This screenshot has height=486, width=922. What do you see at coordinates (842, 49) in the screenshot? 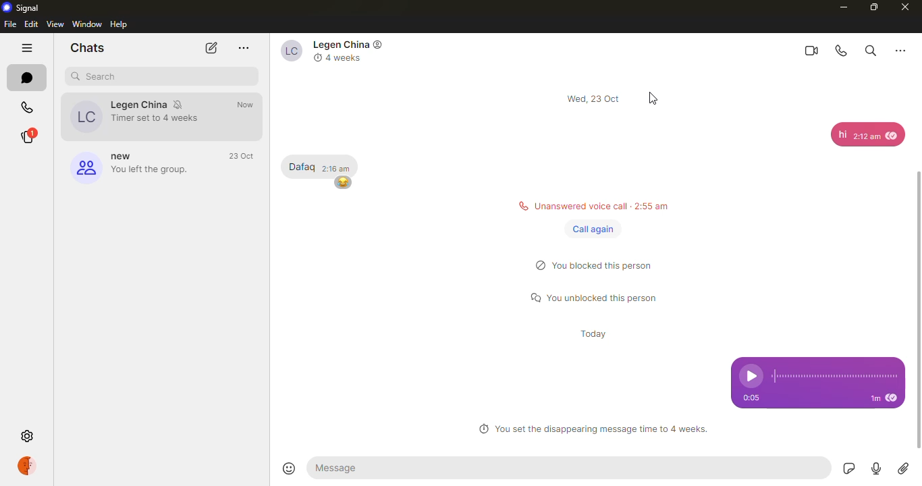
I see `voice call` at bounding box center [842, 49].